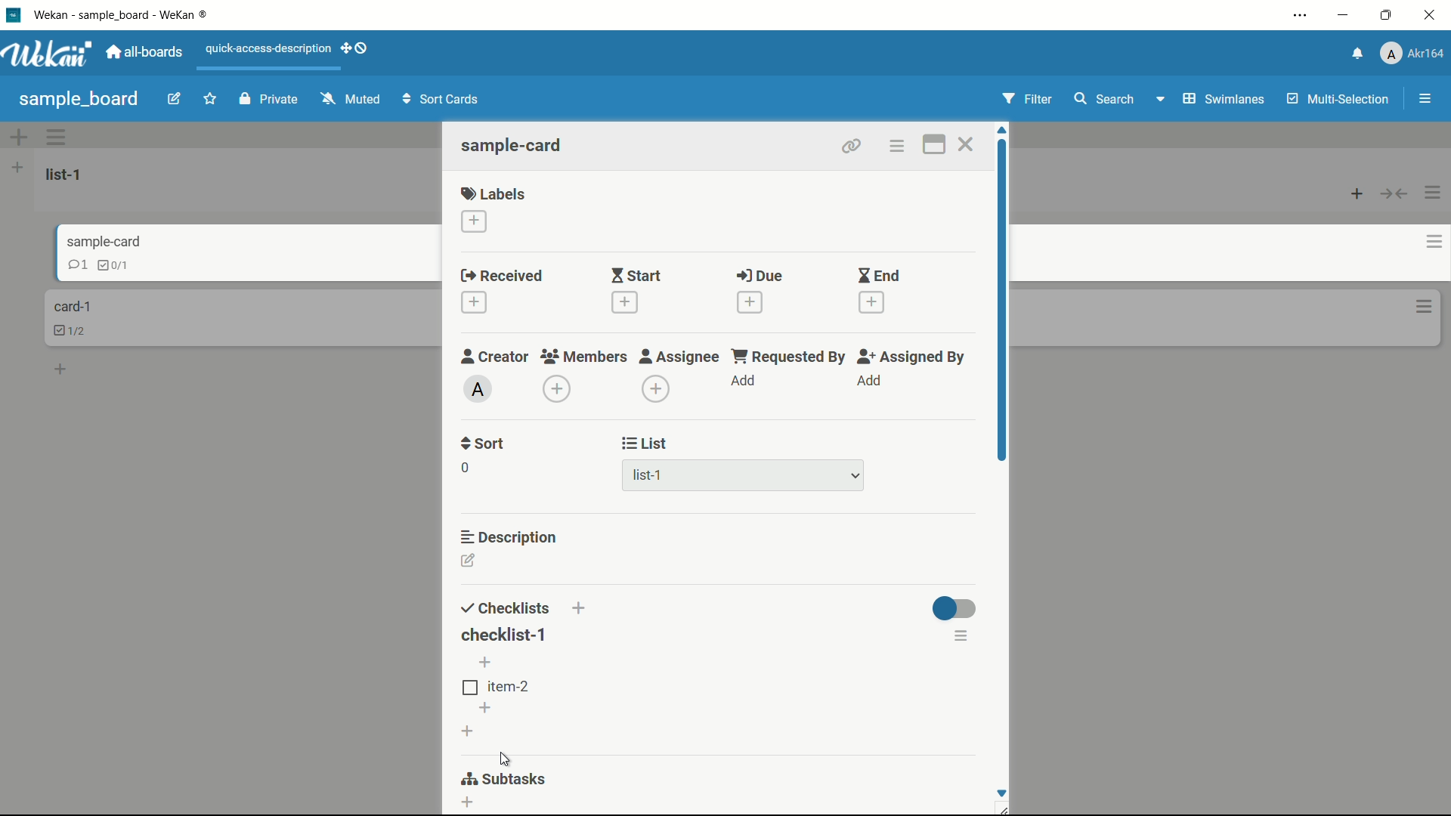  Describe the element at coordinates (1104, 98) in the screenshot. I see `search` at that location.